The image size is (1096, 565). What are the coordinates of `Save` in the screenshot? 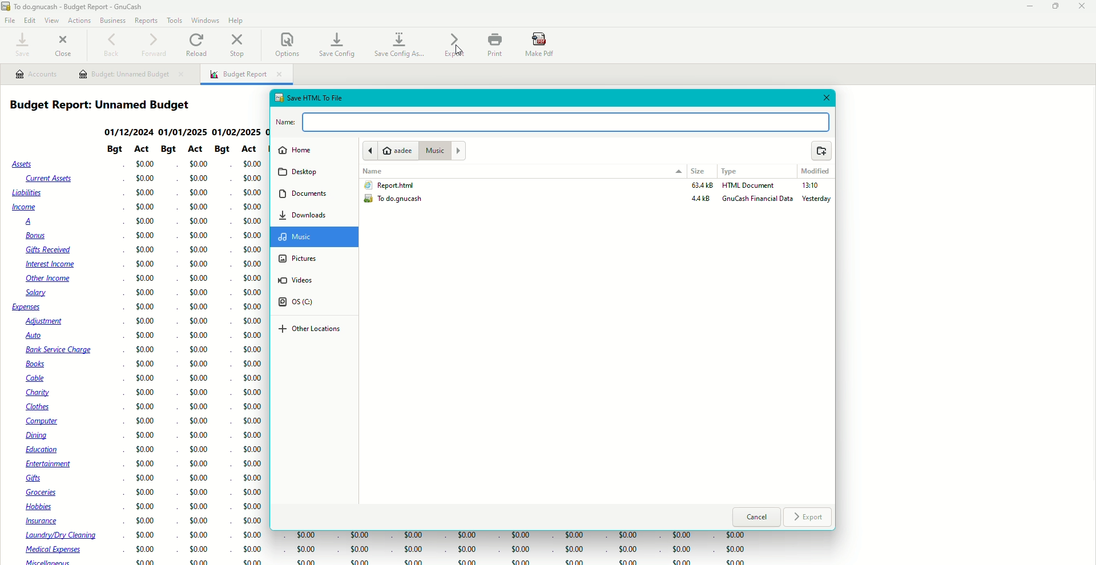 It's located at (21, 45).